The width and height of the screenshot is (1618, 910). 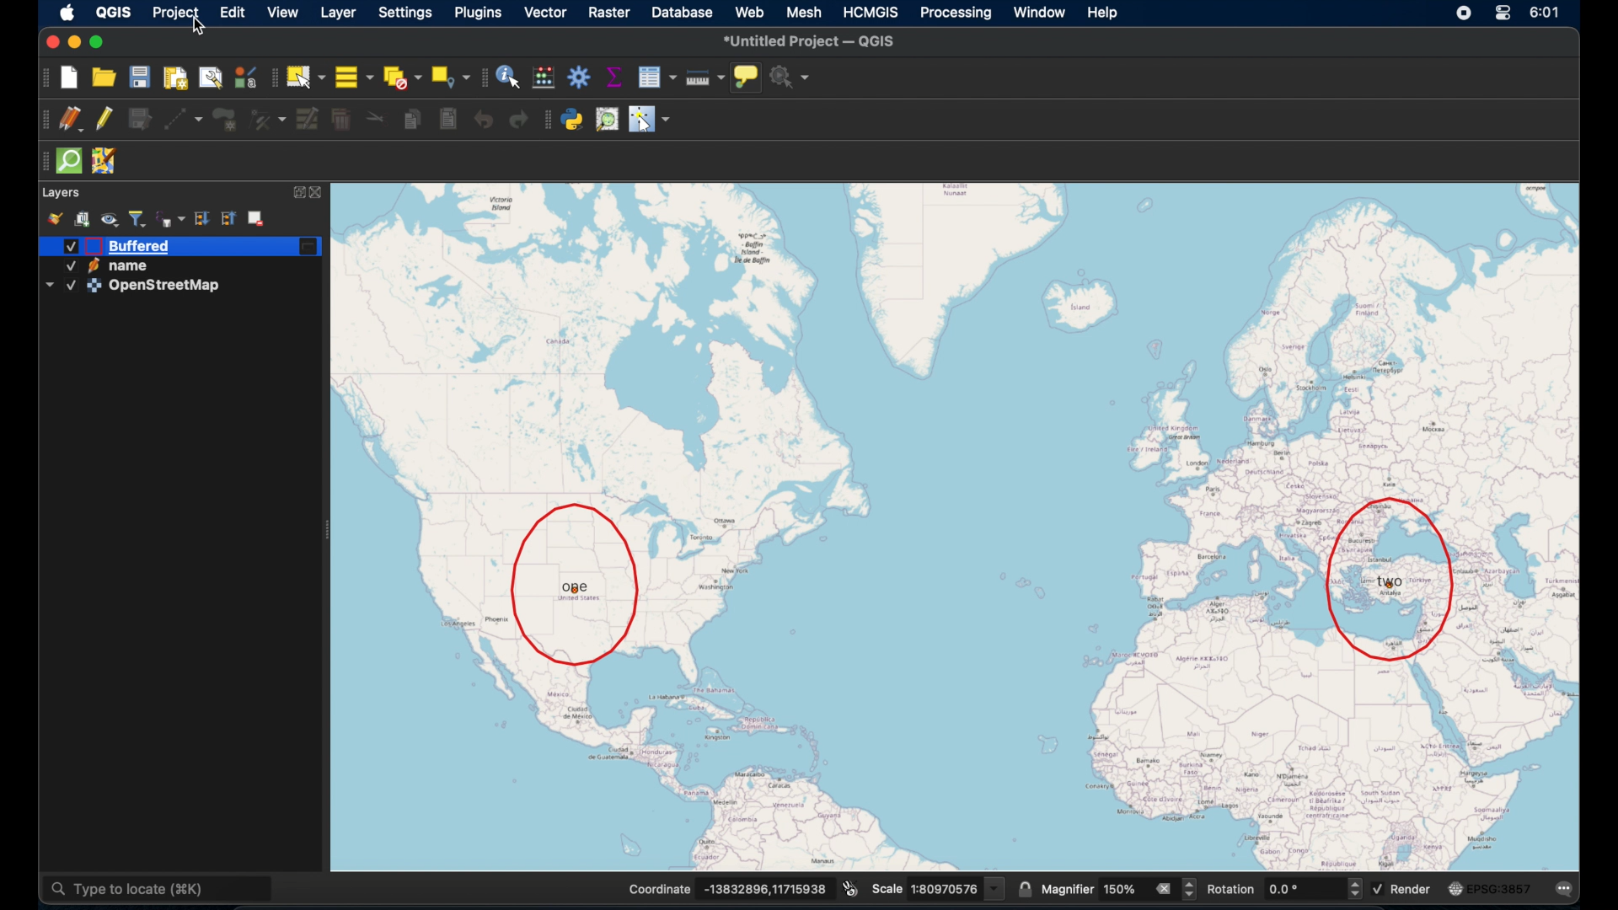 I want to click on raster, so click(x=610, y=12).